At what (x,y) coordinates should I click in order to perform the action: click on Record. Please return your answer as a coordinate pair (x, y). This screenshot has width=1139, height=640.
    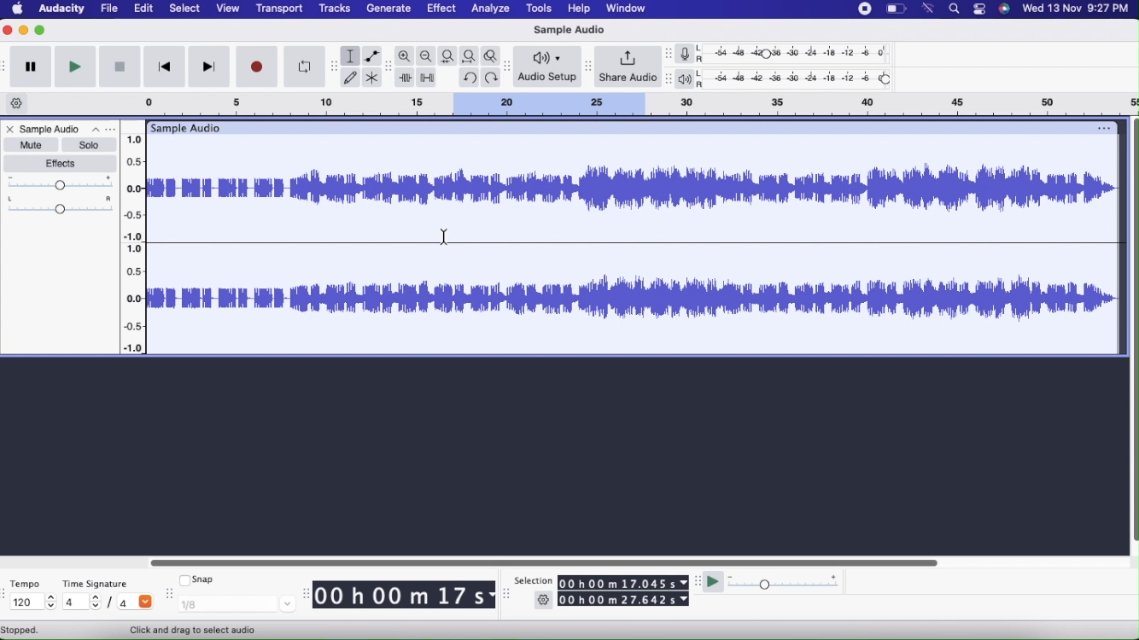
    Looking at the image, I should click on (258, 67).